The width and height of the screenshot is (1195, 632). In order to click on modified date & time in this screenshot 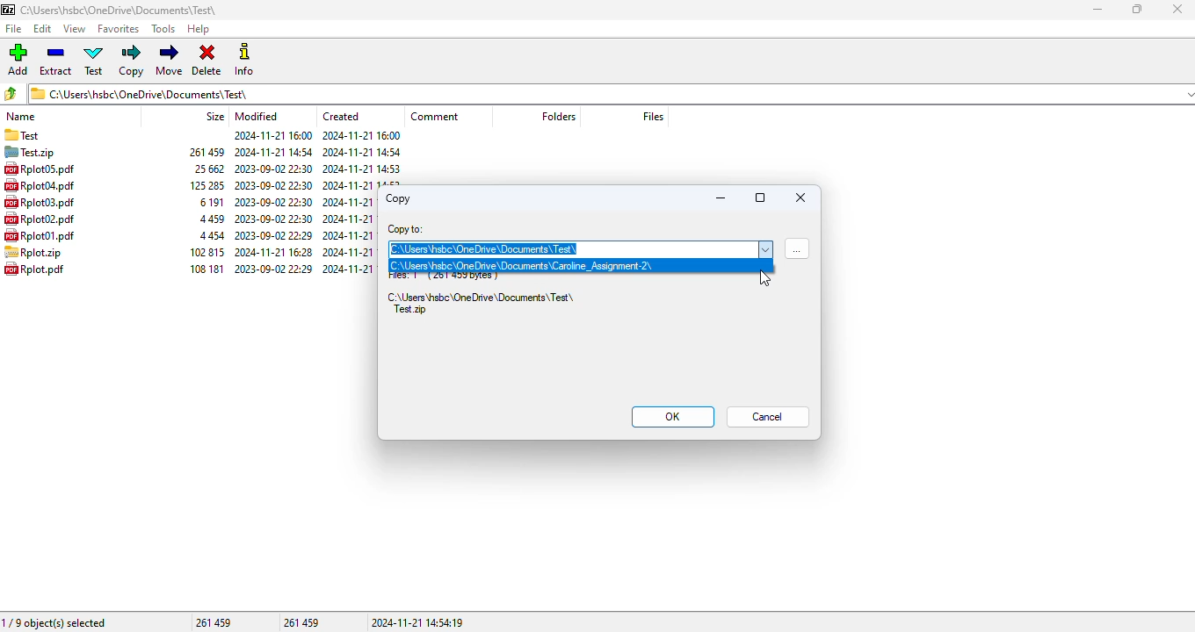, I will do `click(273, 252)`.